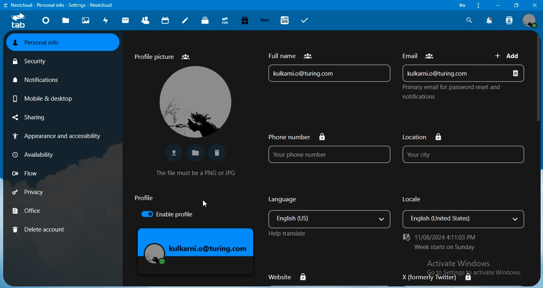 The width and height of the screenshot is (543, 288). What do you see at coordinates (462, 148) in the screenshot?
I see `location` at bounding box center [462, 148].